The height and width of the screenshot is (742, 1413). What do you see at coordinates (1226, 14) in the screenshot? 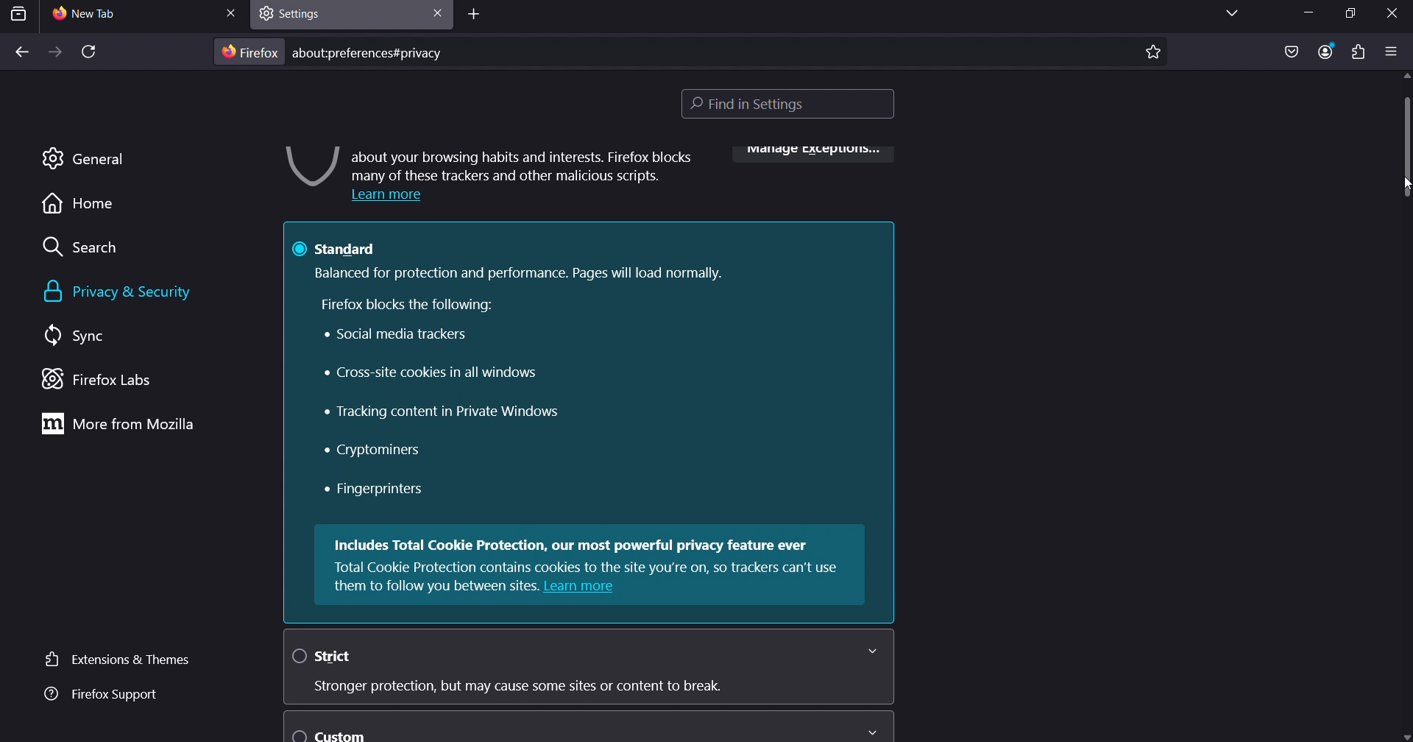
I see `list all tabs` at bounding box center [1226, 14].